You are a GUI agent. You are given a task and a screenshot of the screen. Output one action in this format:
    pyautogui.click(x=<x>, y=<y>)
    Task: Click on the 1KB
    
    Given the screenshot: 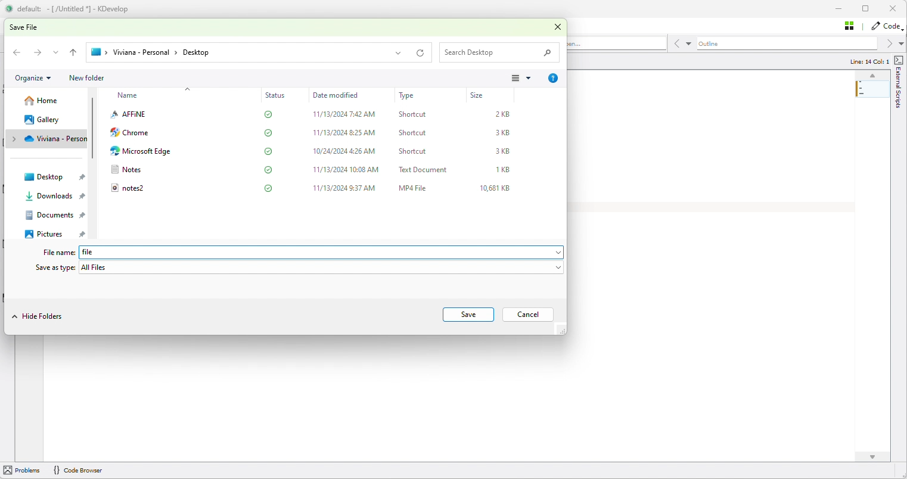 What is the action you would take?
    pyautogui.click(x=505, y=170)
    